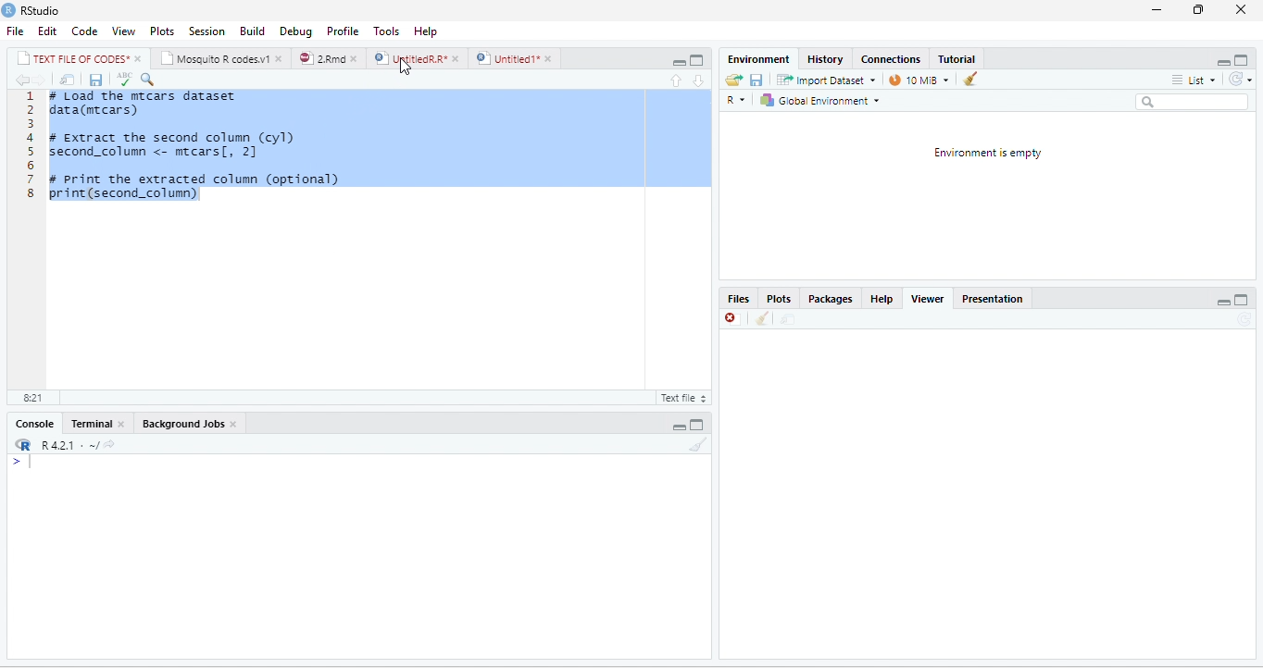 The image size is (1263, 668). Describe the element at coordinates (827, 80) in the screenshot. I see ` Import Dataset ` at that location.